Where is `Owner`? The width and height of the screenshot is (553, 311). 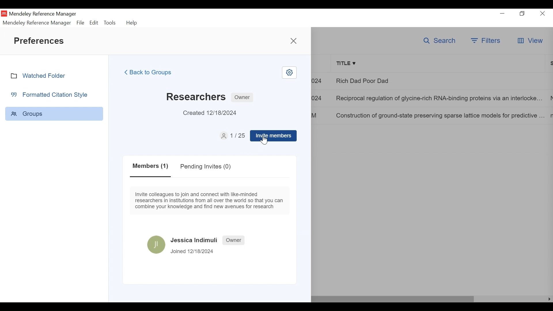
Owner is located at coordinates (234, 240).